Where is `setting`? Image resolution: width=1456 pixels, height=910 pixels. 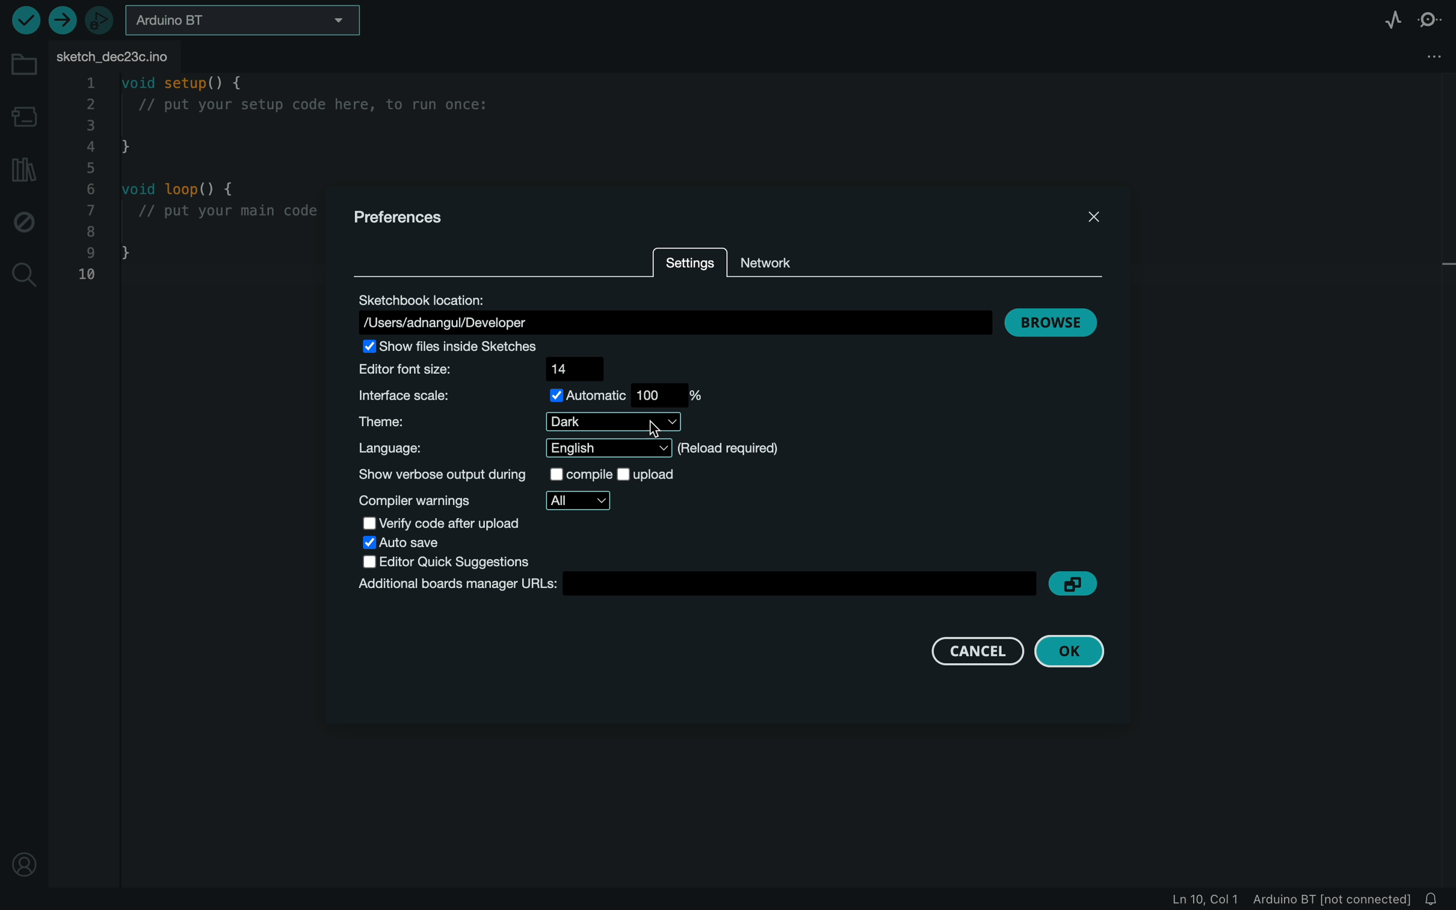
setting is located at coordinates (691, 268).